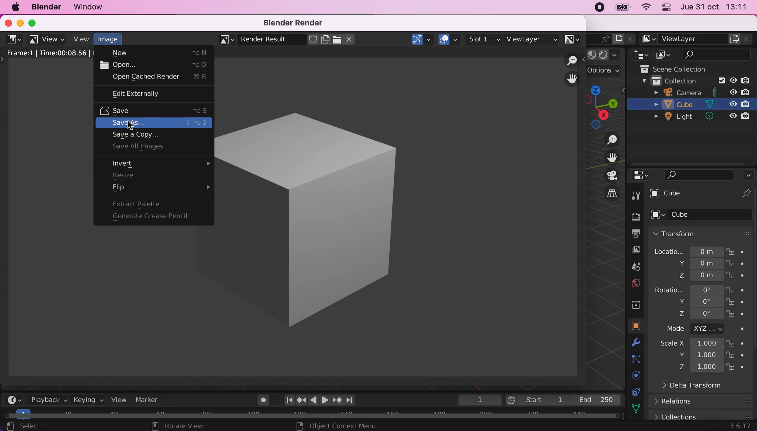 The image size is (757, 431). I want to click on display mode, so click(665, 54).